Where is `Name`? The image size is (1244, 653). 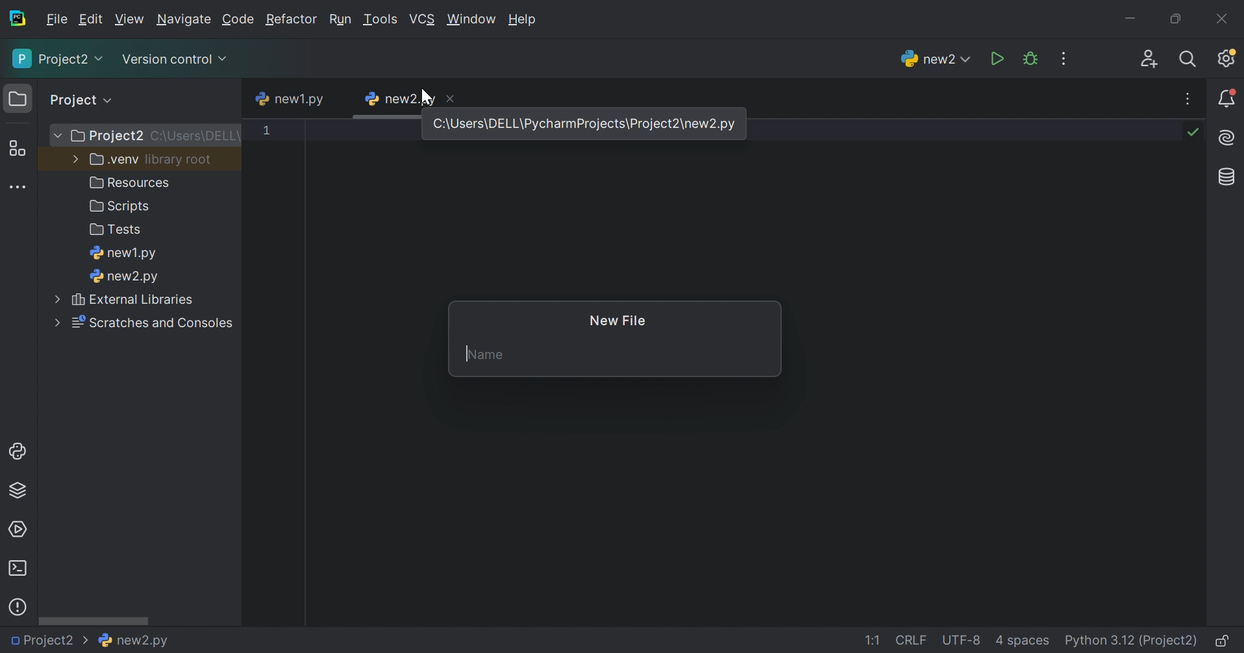 Name is located at coordinates (486, 354).